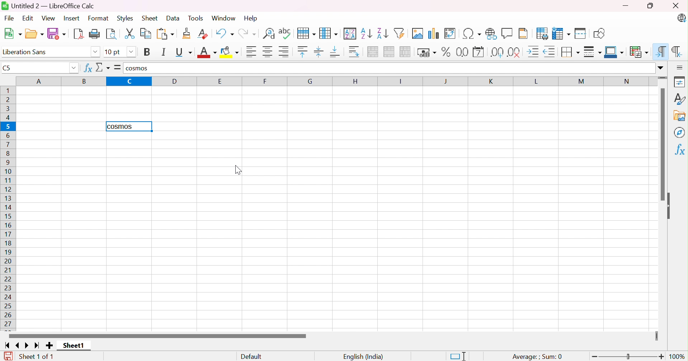 The image size is (688, 361). I want to click on Help, so click(250, 19).